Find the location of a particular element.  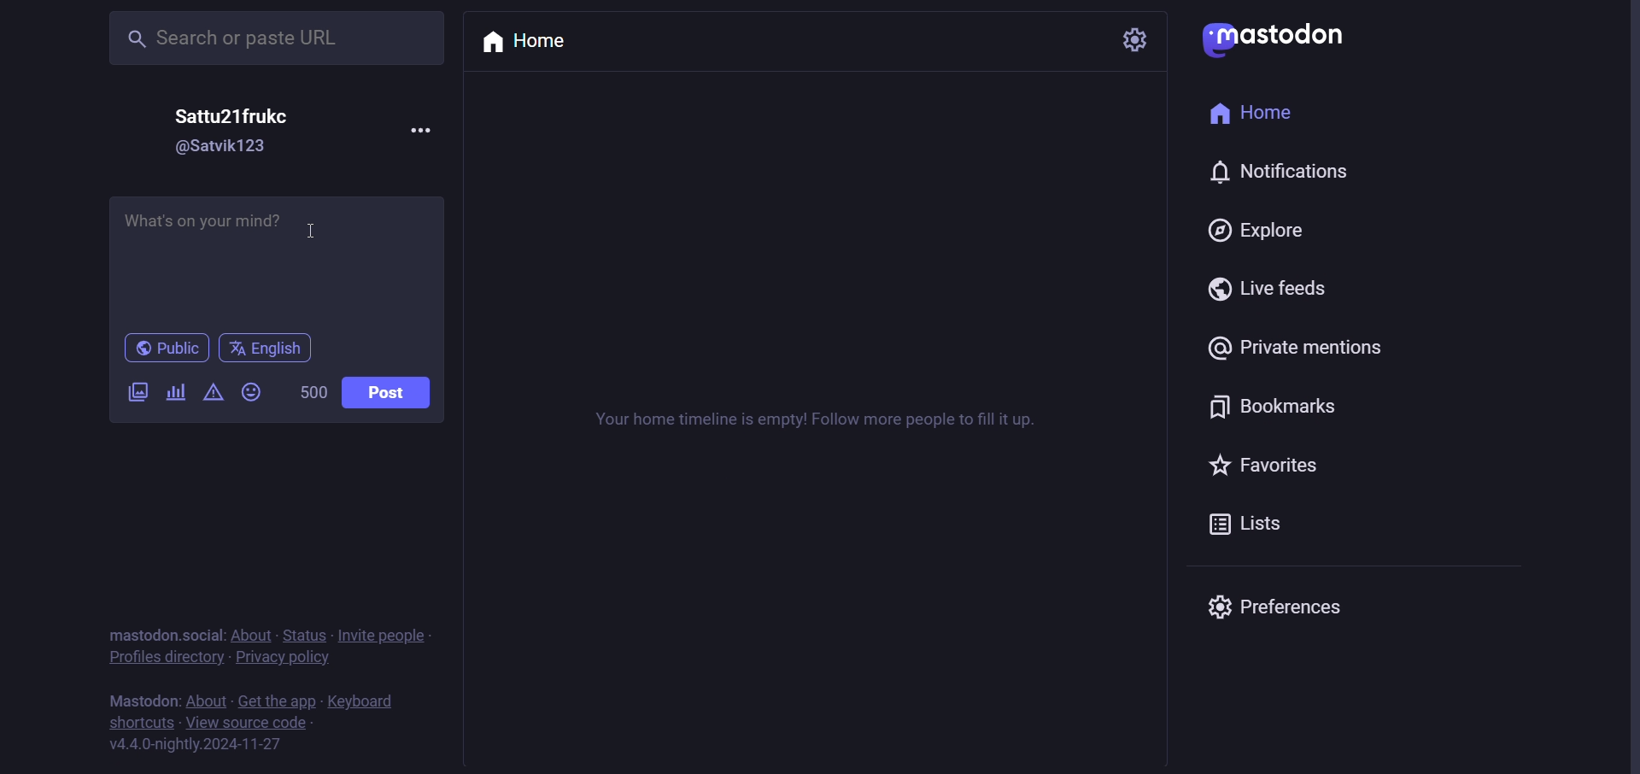

home is located at coordinates (527, 42).